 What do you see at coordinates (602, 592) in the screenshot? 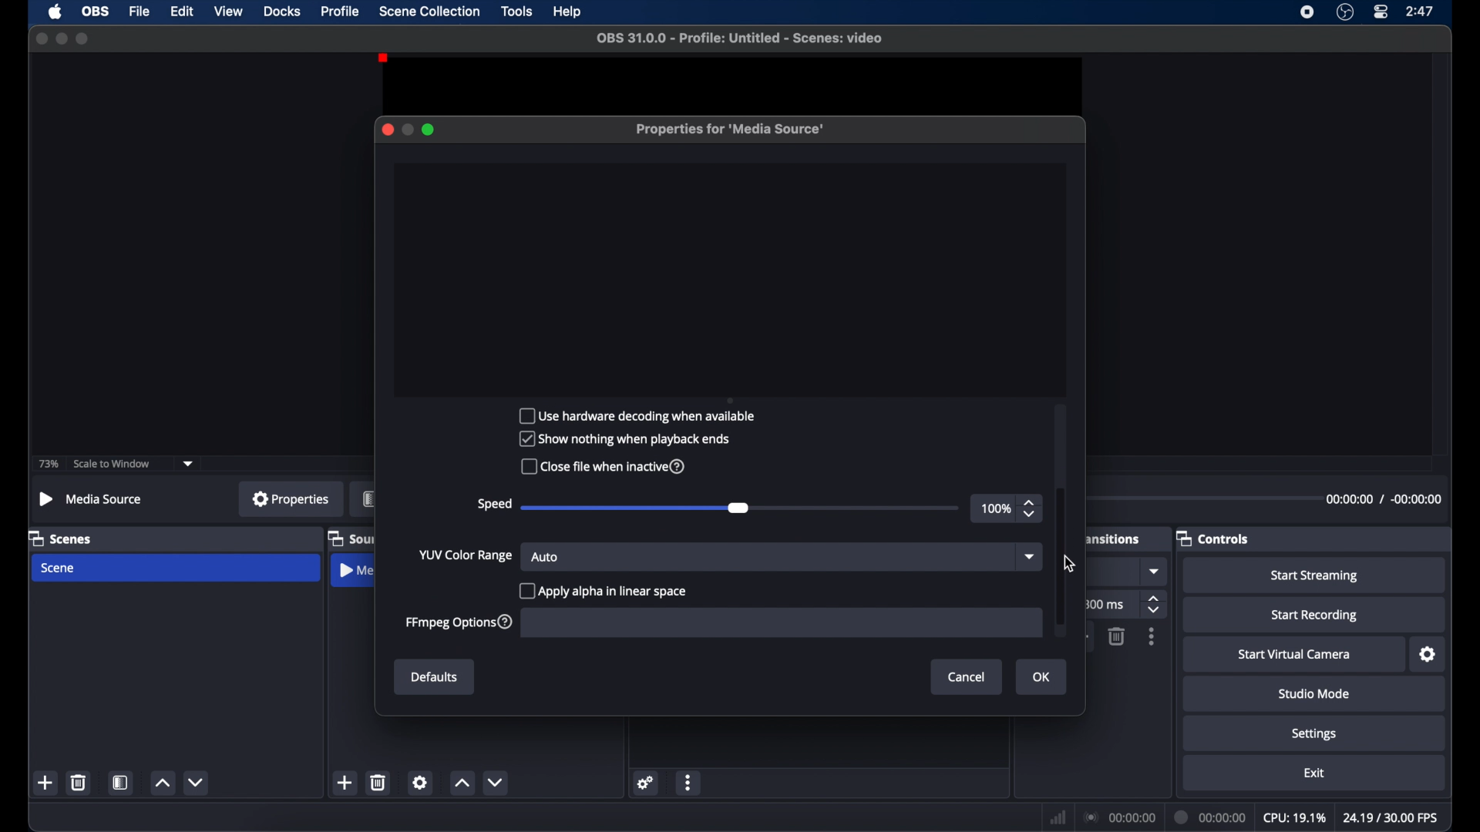
I see `checkbox` at bounding box center [602, 592].